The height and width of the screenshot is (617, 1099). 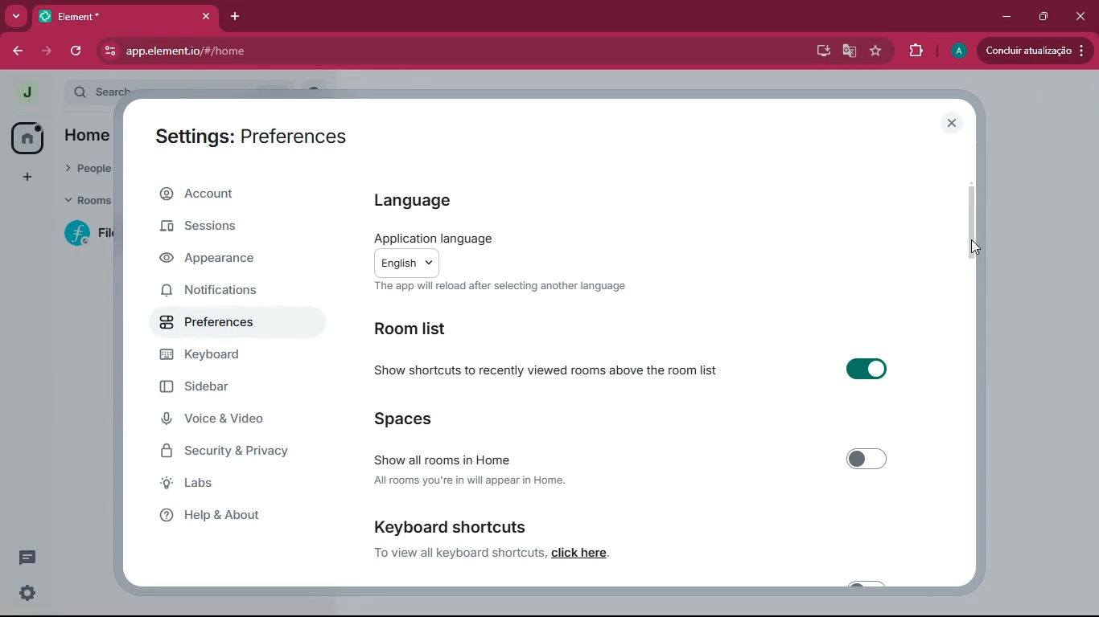 I want to click on refresh, so click(x=82, y=51).